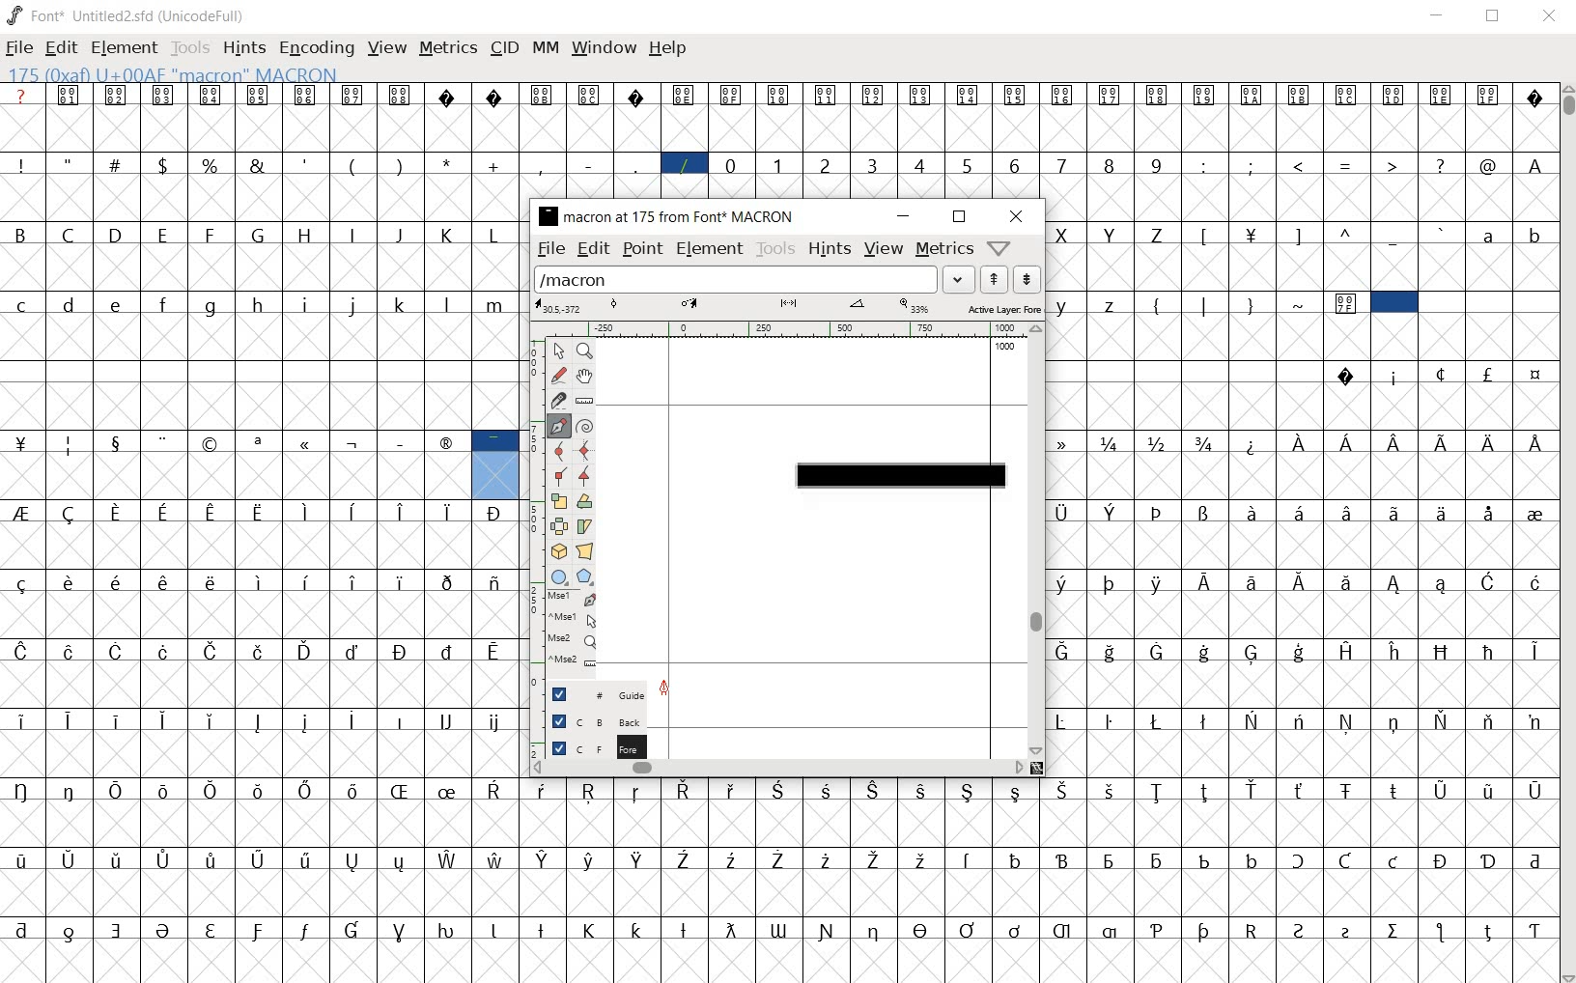 The height and width of the screenshot is (983, 1576). What do you see at coordinates (1533, 857) in the screenshot?
I see `Symbol` at bounding box center [1533, 857].